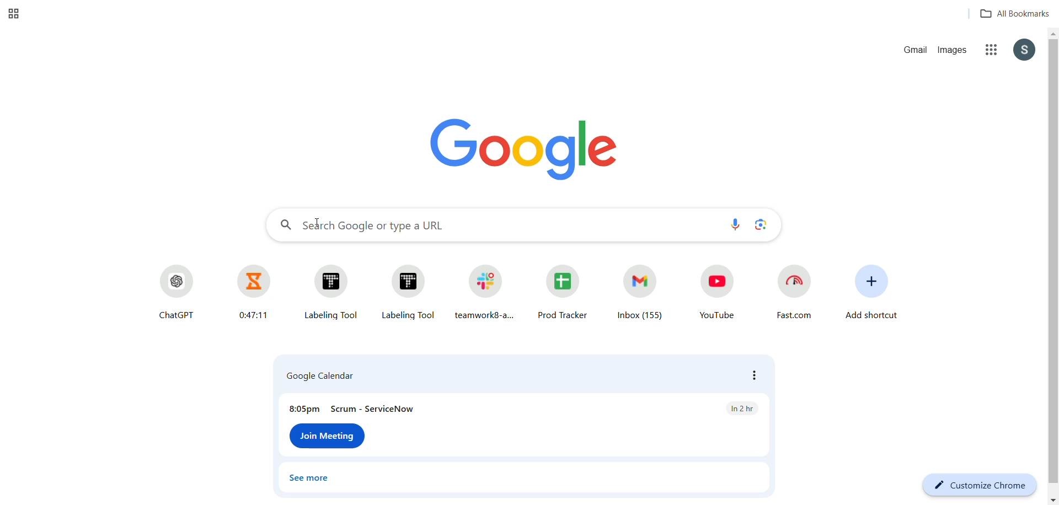 The height and width of the screenshot is (505, 1059). What do you see at coordinates (1024, 51) in the screenshot?
I see `google id options` at bounding box center [1024, 51].